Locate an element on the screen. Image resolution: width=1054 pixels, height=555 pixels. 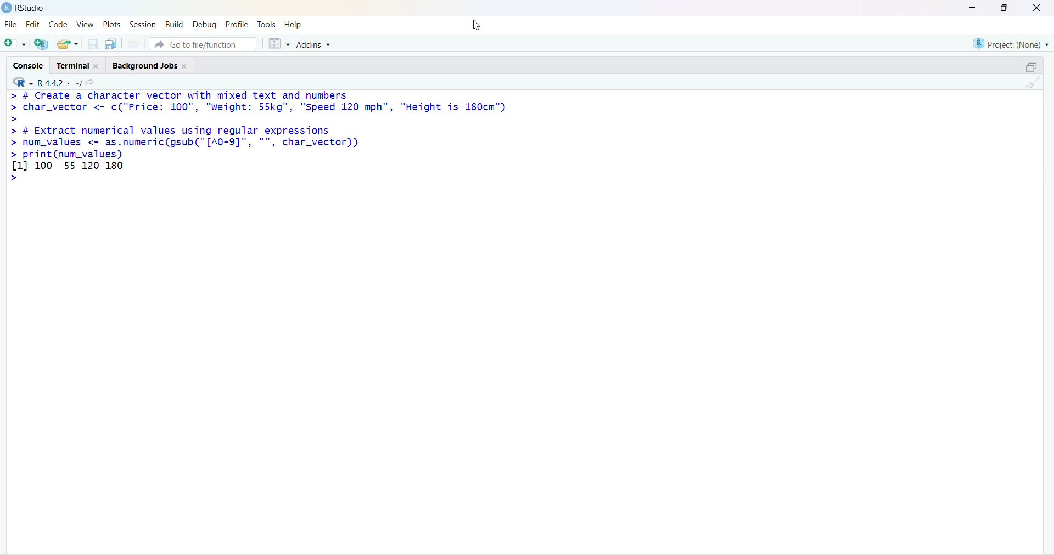
copy is located at coordinates (111, 44).